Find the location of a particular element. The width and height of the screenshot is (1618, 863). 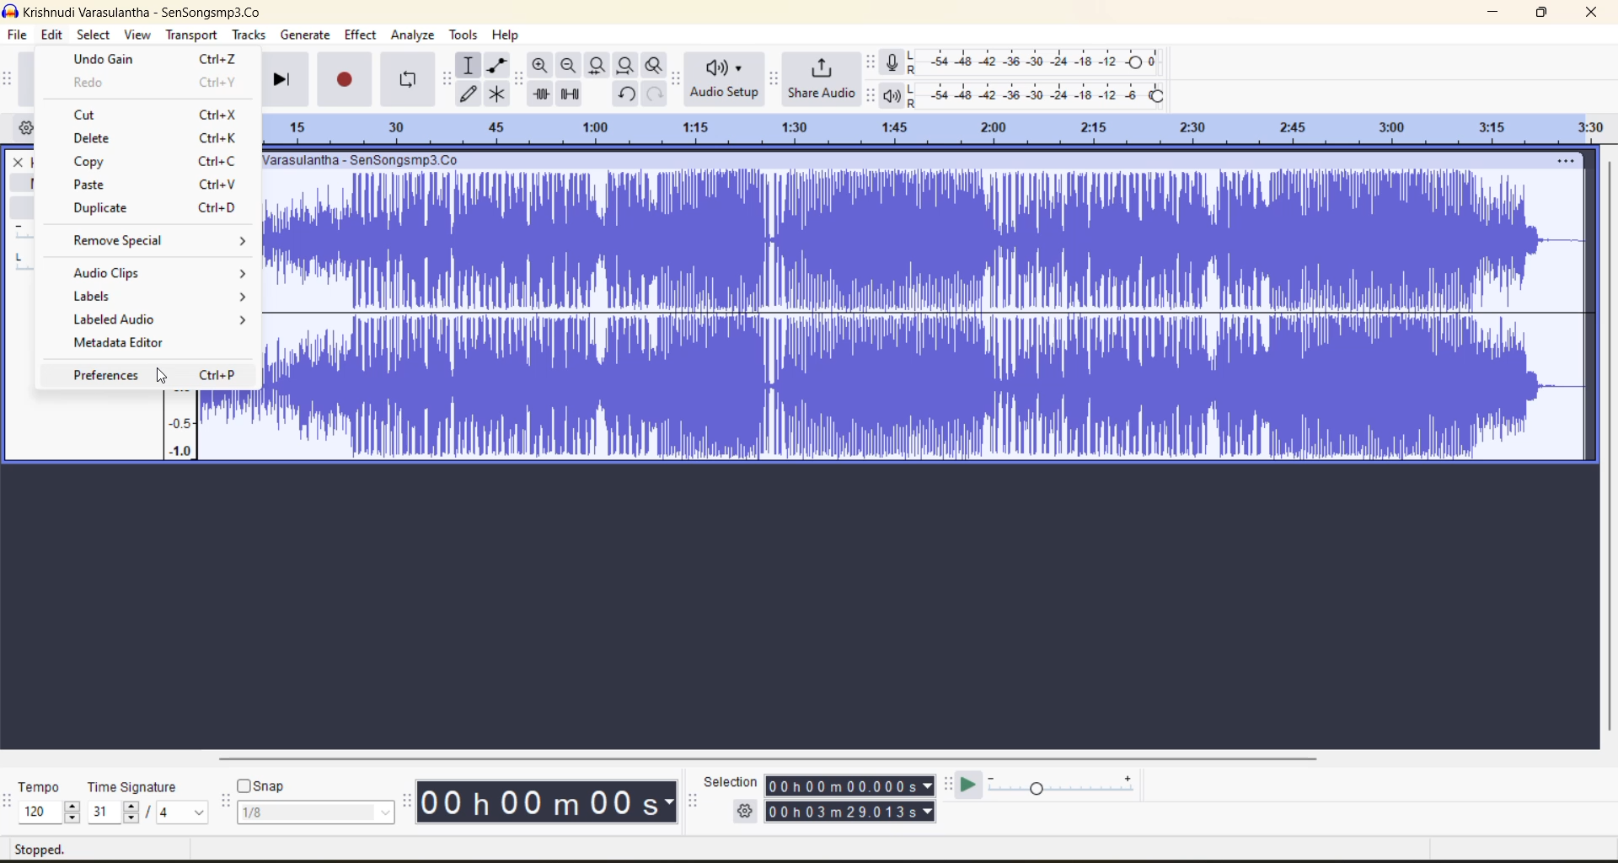

labeled audio is located at coordinates (155, 318).